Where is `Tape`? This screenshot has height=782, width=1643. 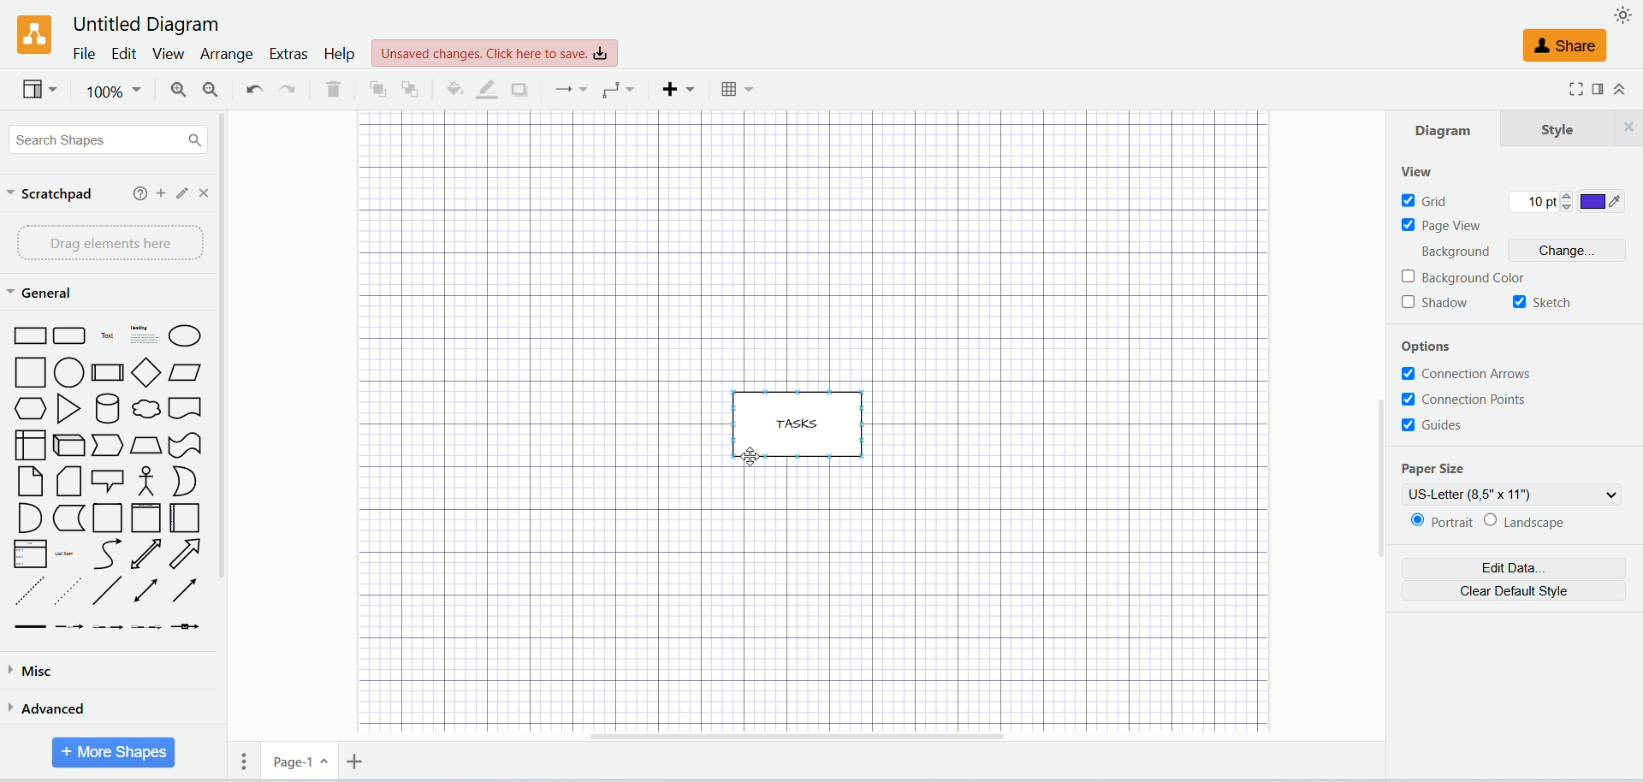 Tape is located at coordinates (185, 446).